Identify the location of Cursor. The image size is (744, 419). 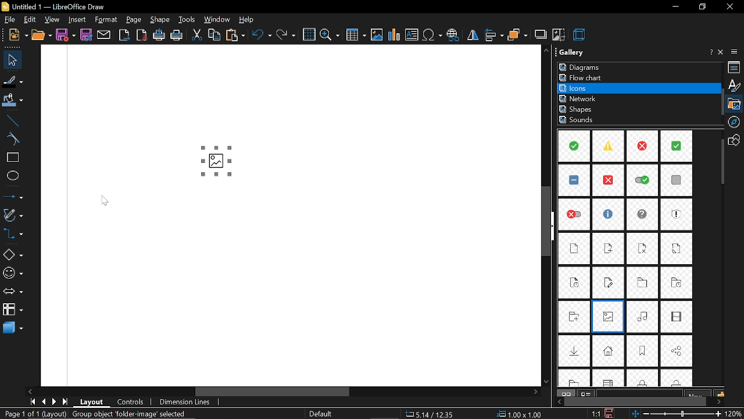
(106, 201).